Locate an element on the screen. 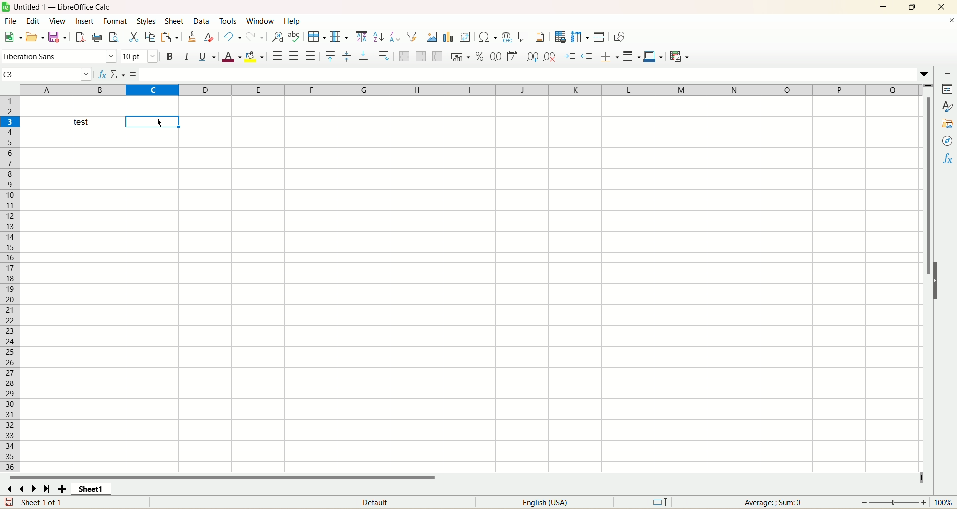  previous sheet is located at coordinates (20, 488).